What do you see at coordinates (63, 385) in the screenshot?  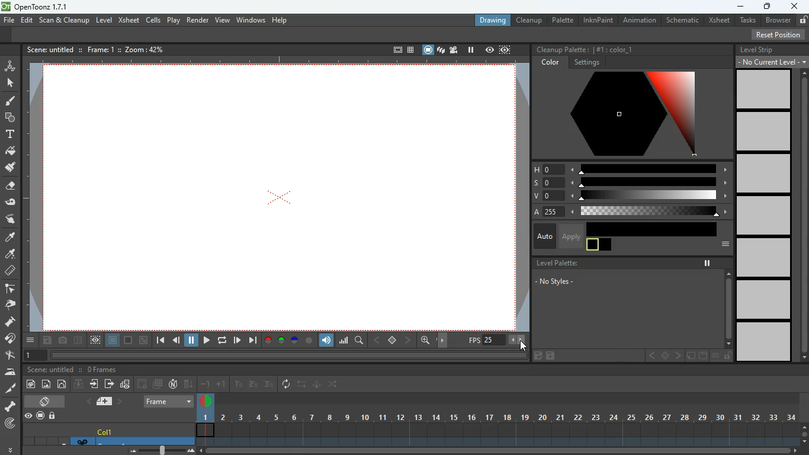 I see `edit` at bounding box center [63, 385].